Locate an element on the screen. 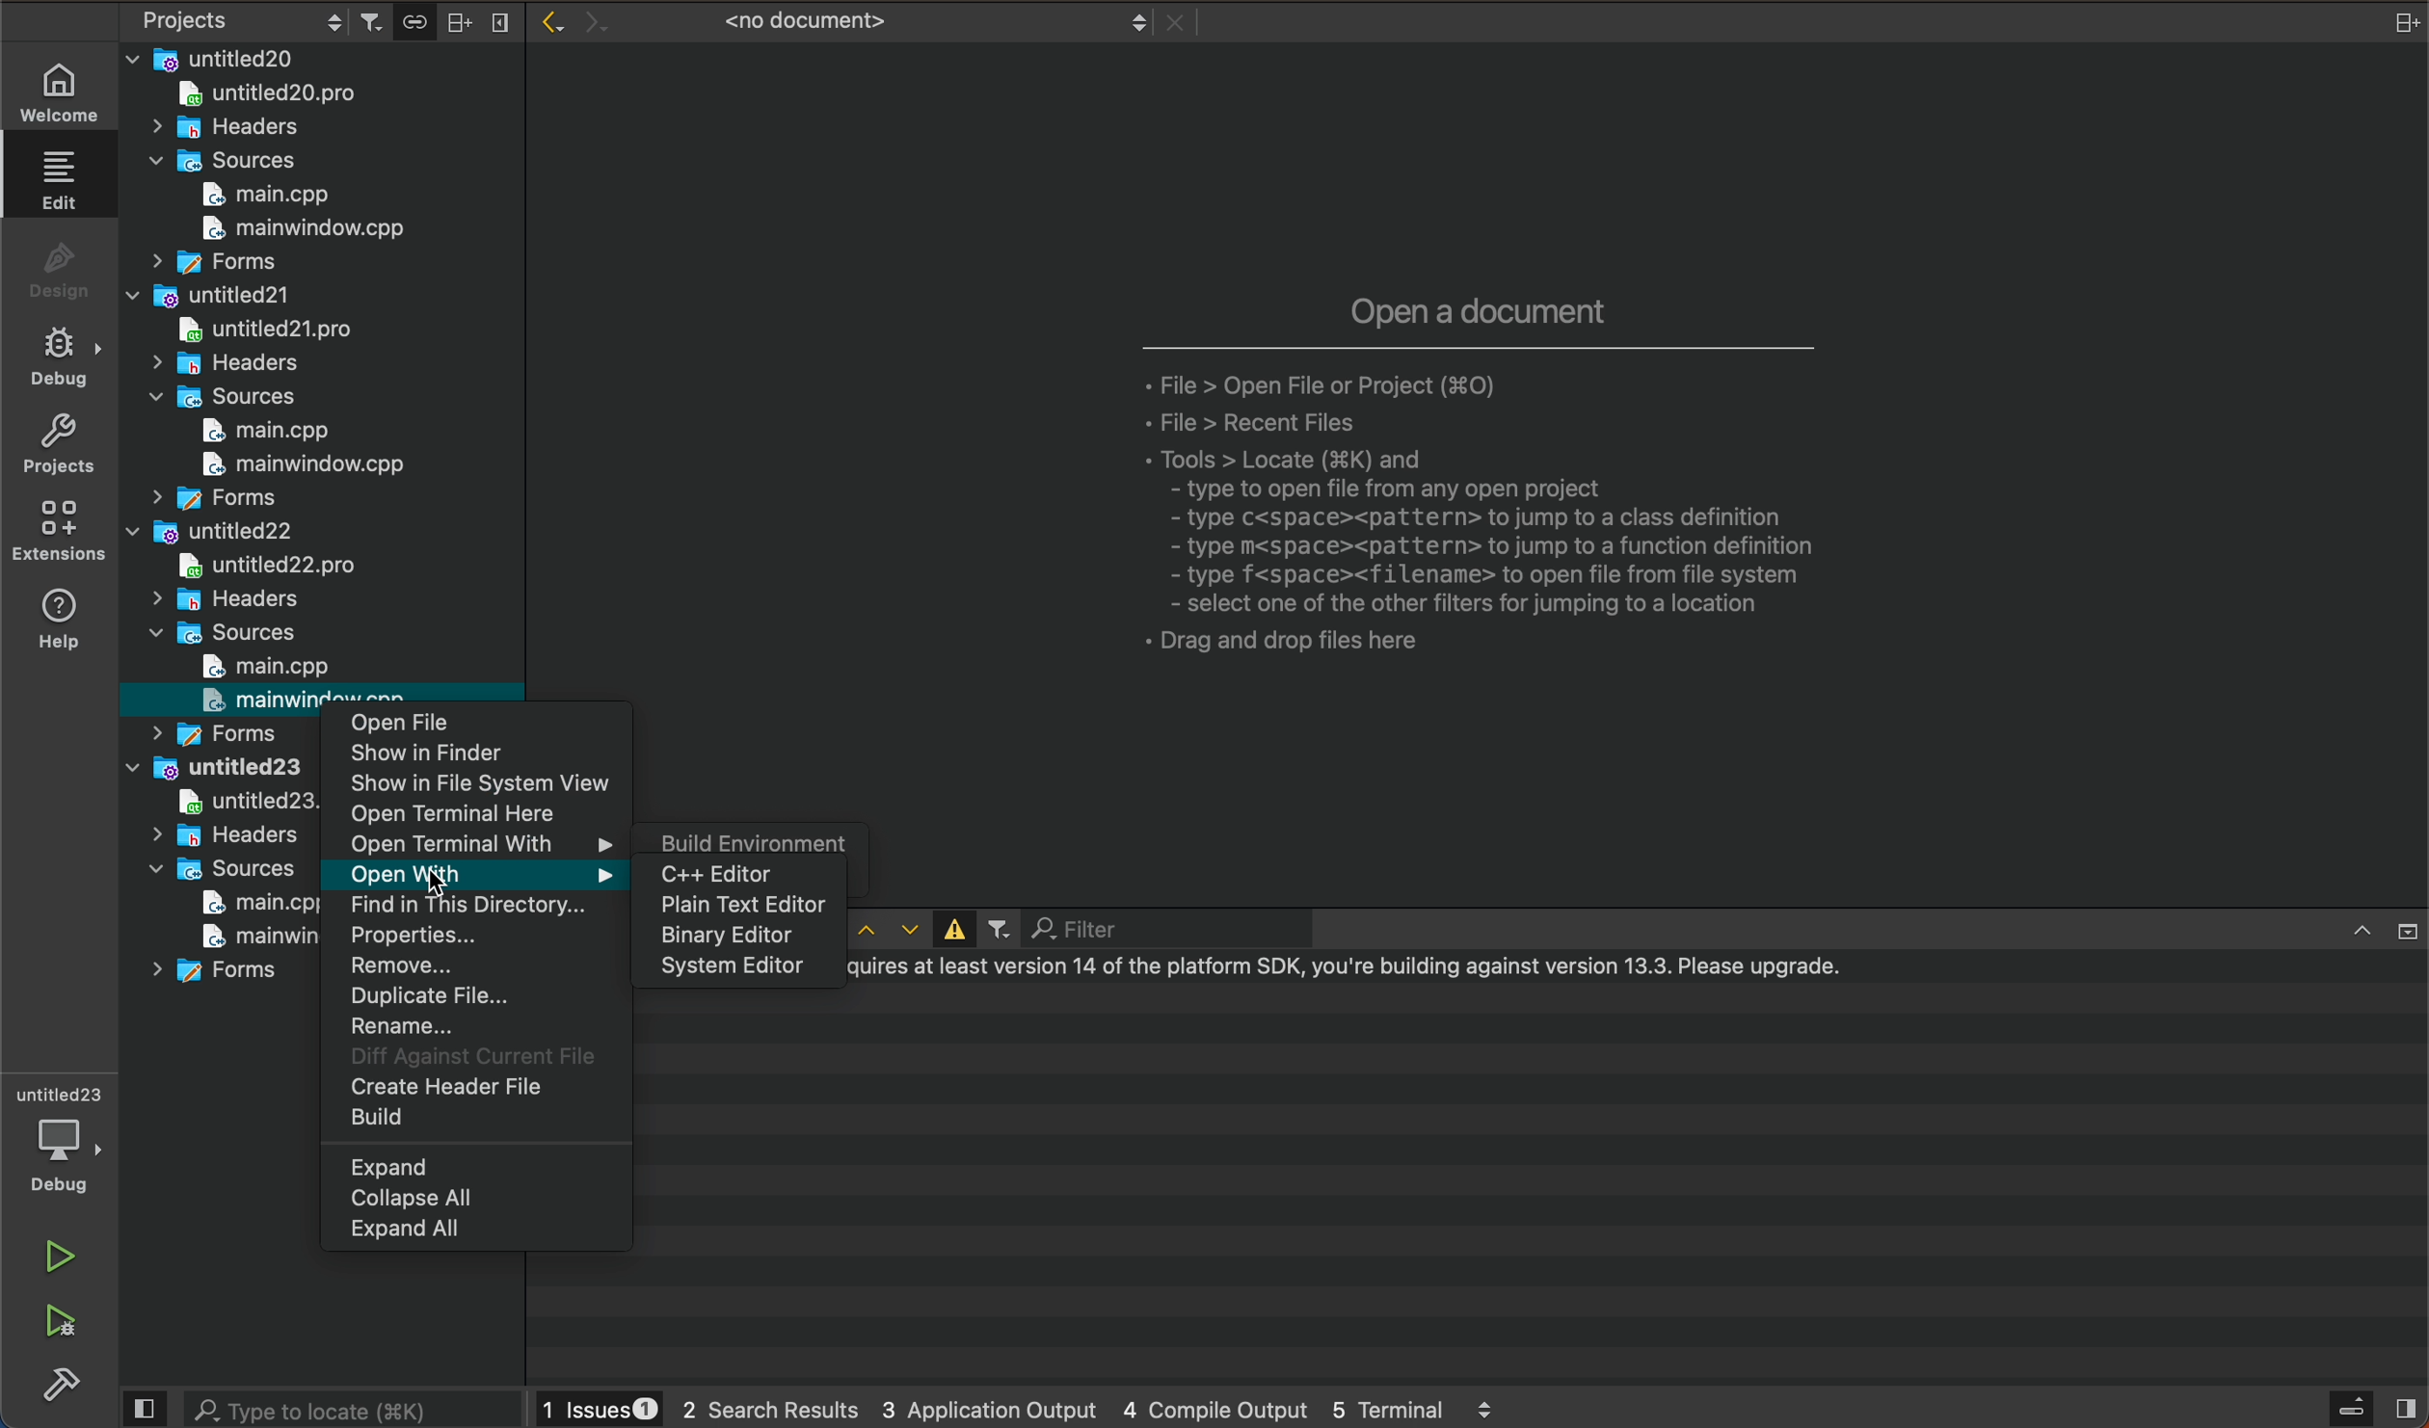 The height and width of the screenshot is (1428, 2429). untitled23 is located at coordinates (215, 768).